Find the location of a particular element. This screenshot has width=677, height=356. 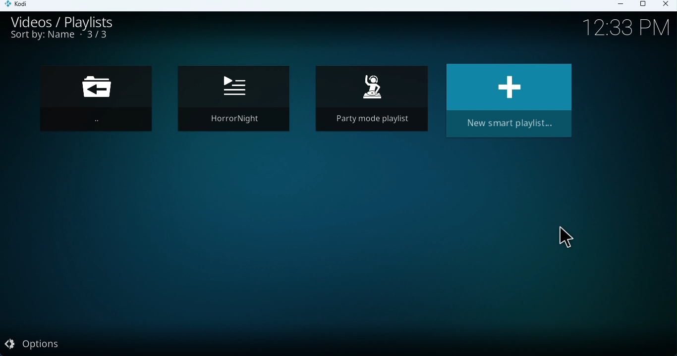

Videos/playlists is located at coordinates (72, 21).